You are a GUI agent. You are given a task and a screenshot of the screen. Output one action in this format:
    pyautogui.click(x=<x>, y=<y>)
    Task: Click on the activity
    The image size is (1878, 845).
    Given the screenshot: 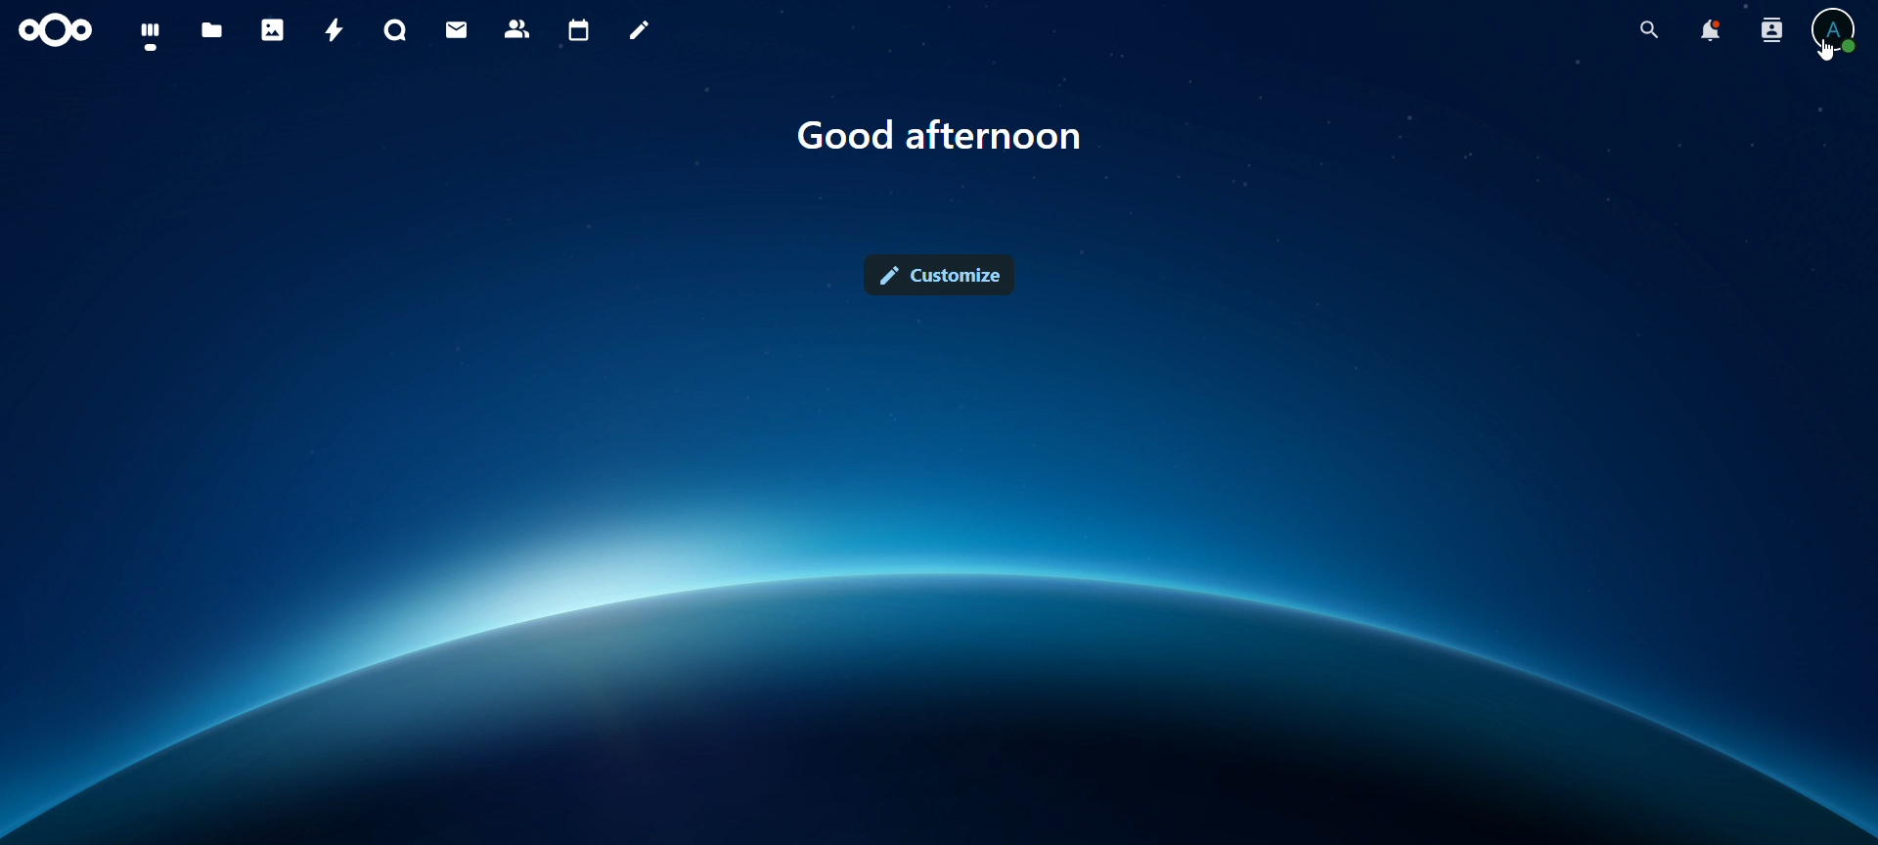 What is the action you would take?
    pyautogui.click(x=335, y=30)
    